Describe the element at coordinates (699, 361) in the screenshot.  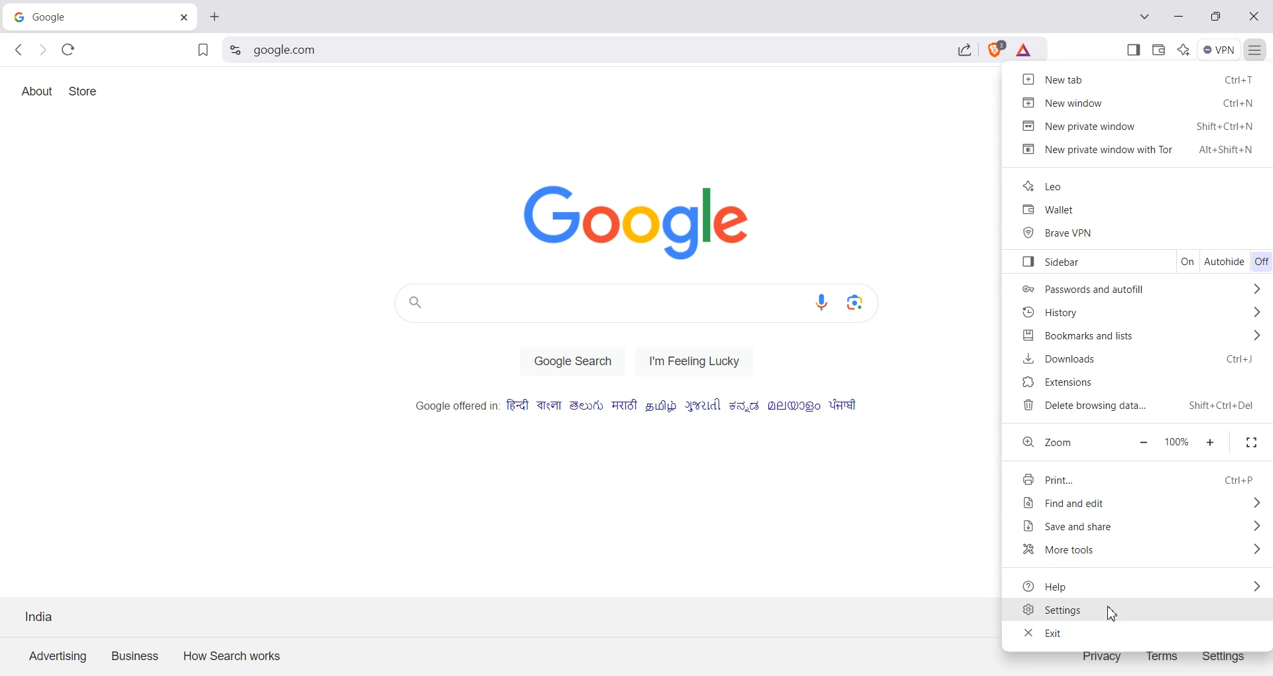
I see `I'm Feeling Lucky` at that location.